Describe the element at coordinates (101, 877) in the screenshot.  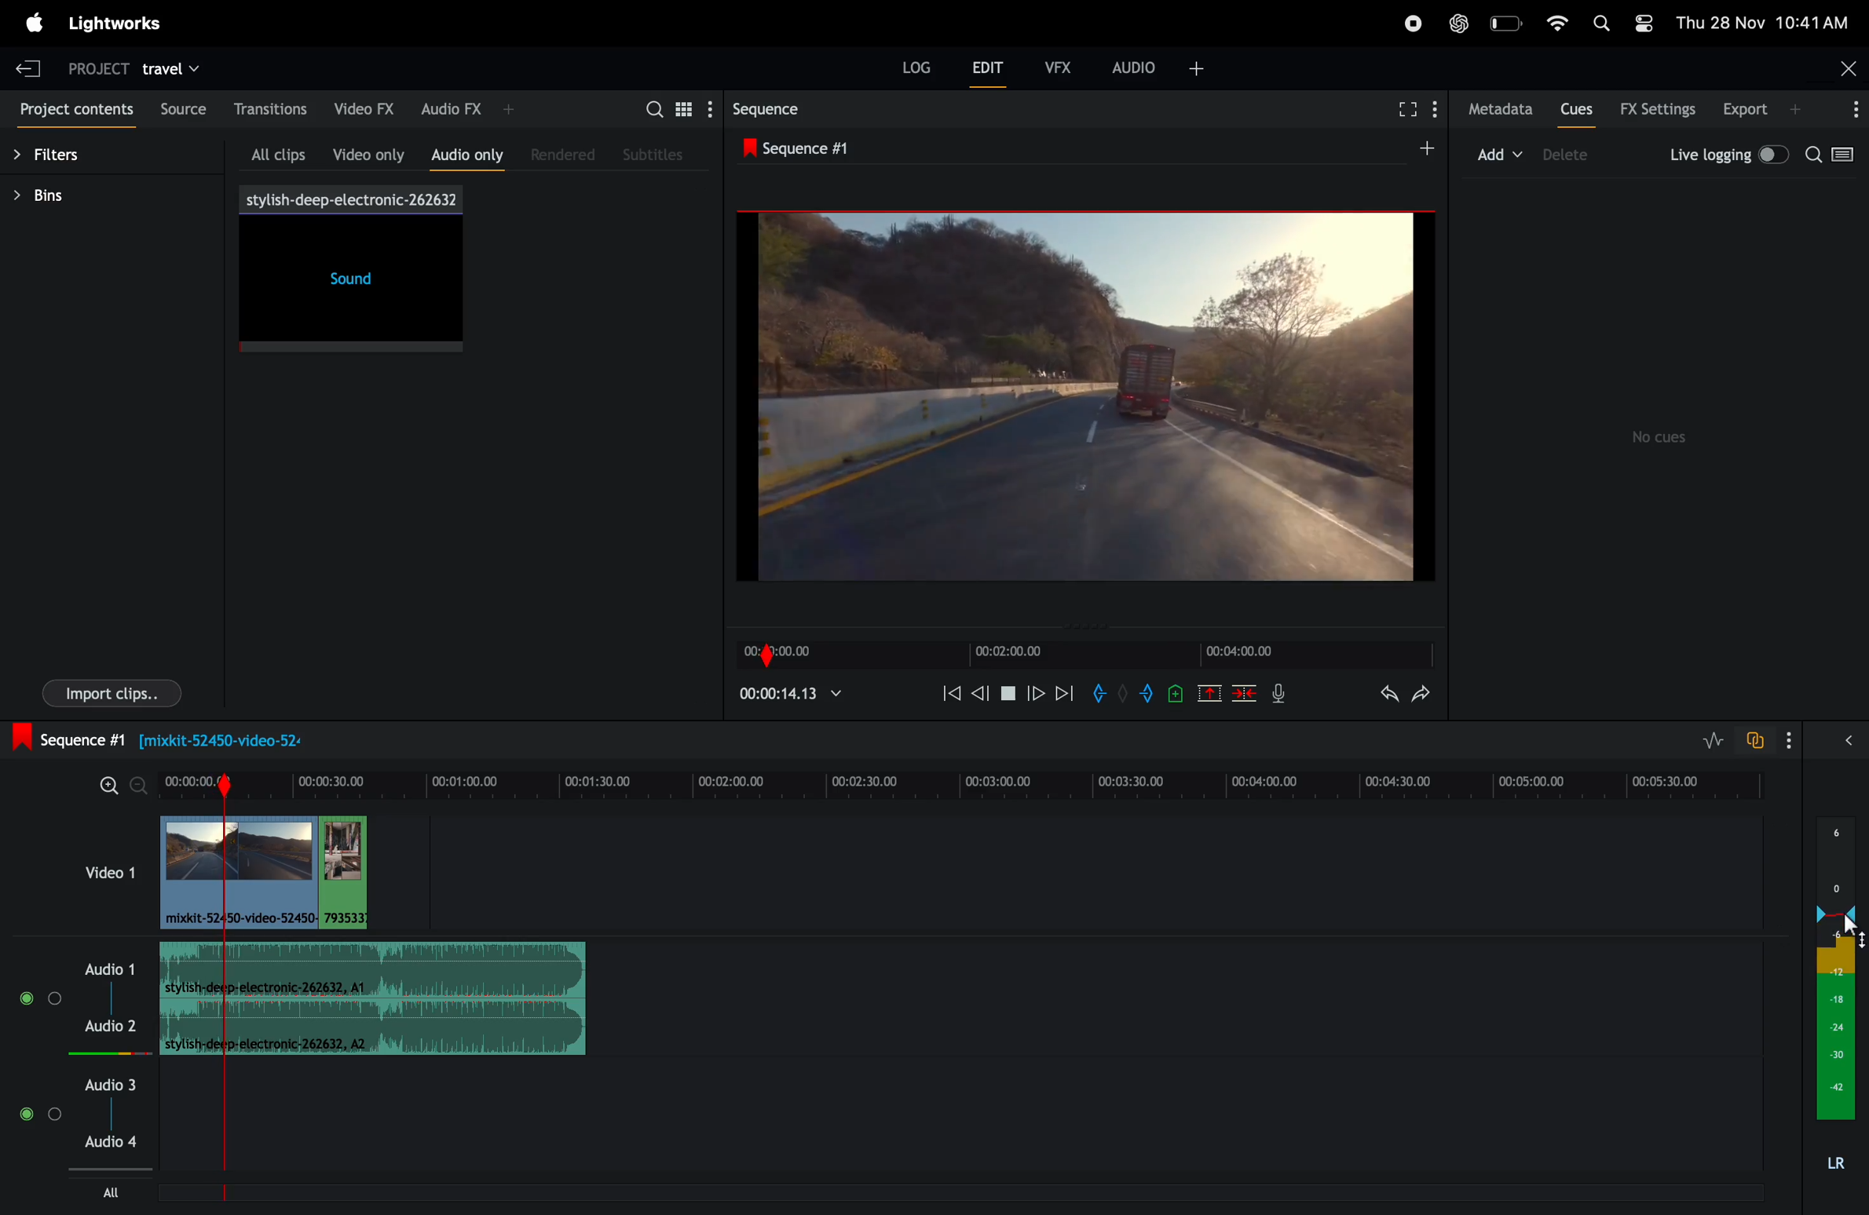
I see `video 1` at that location.